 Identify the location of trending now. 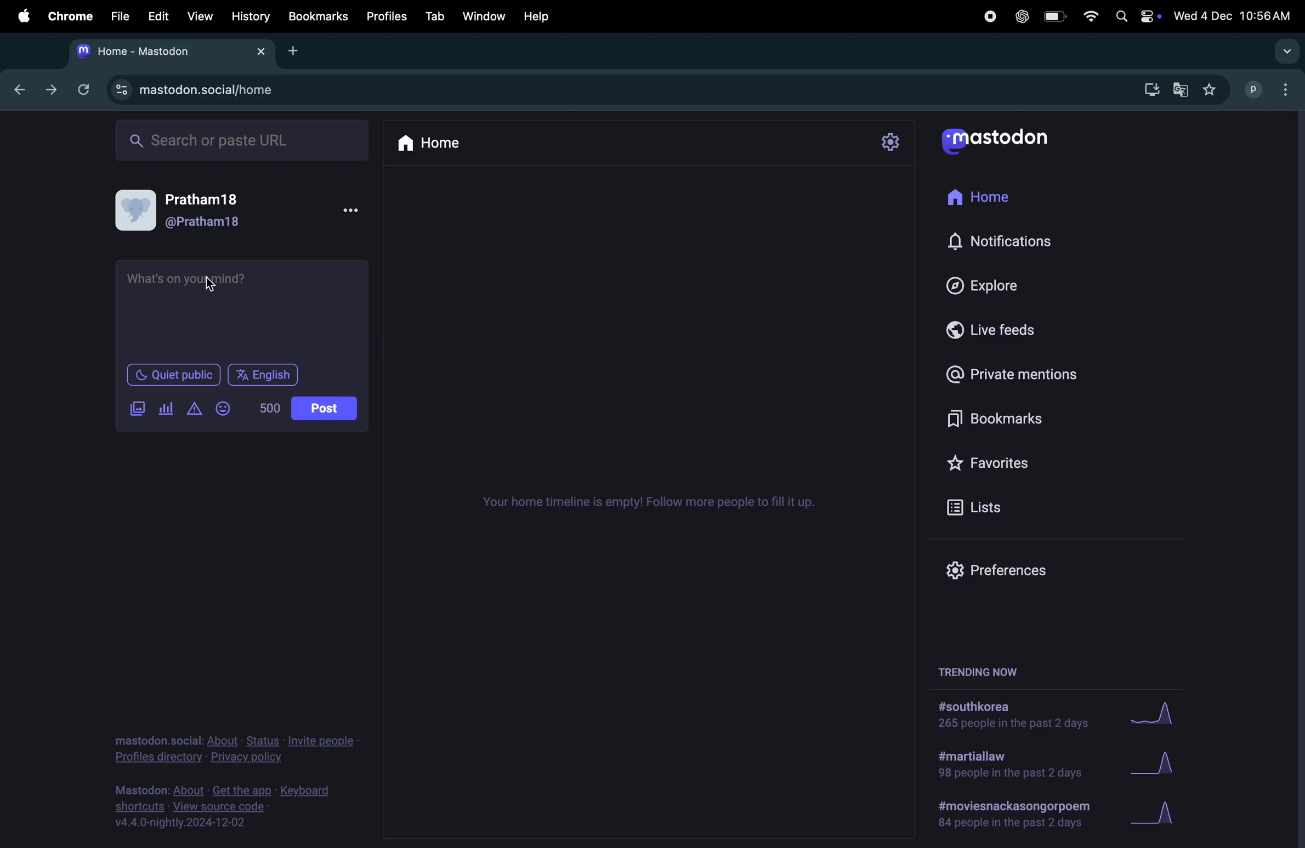
(981, 670).